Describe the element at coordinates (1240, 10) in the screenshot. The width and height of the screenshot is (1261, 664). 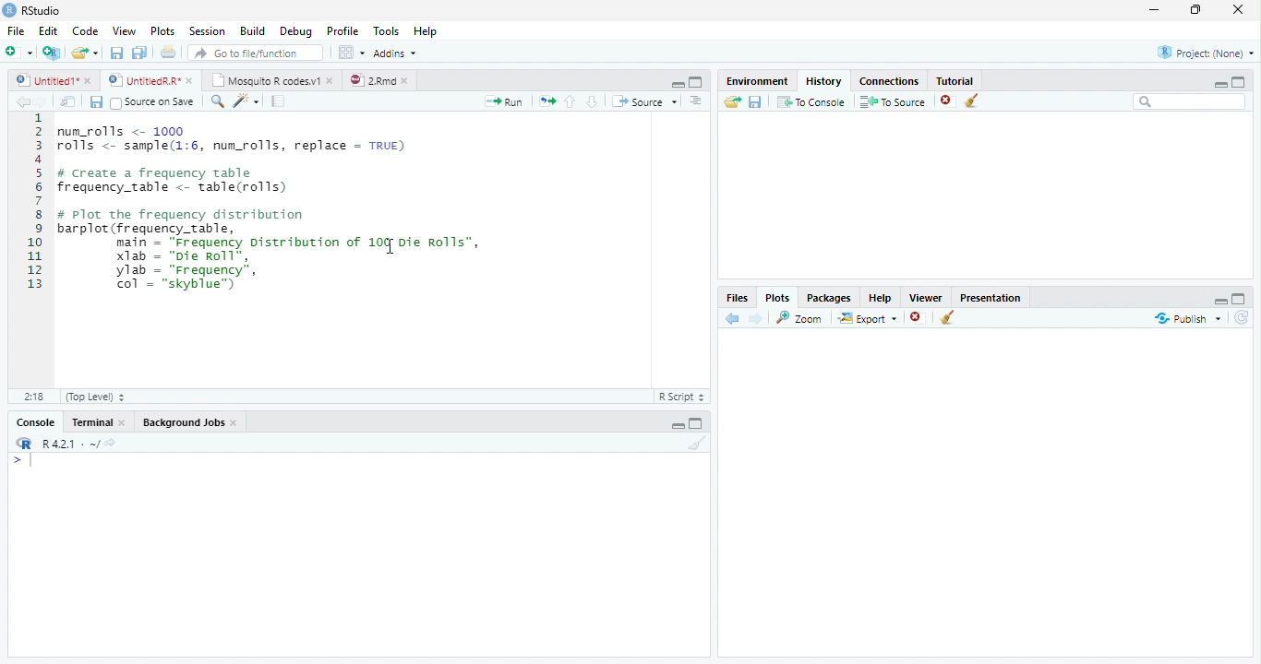
I see `Close` at that location.